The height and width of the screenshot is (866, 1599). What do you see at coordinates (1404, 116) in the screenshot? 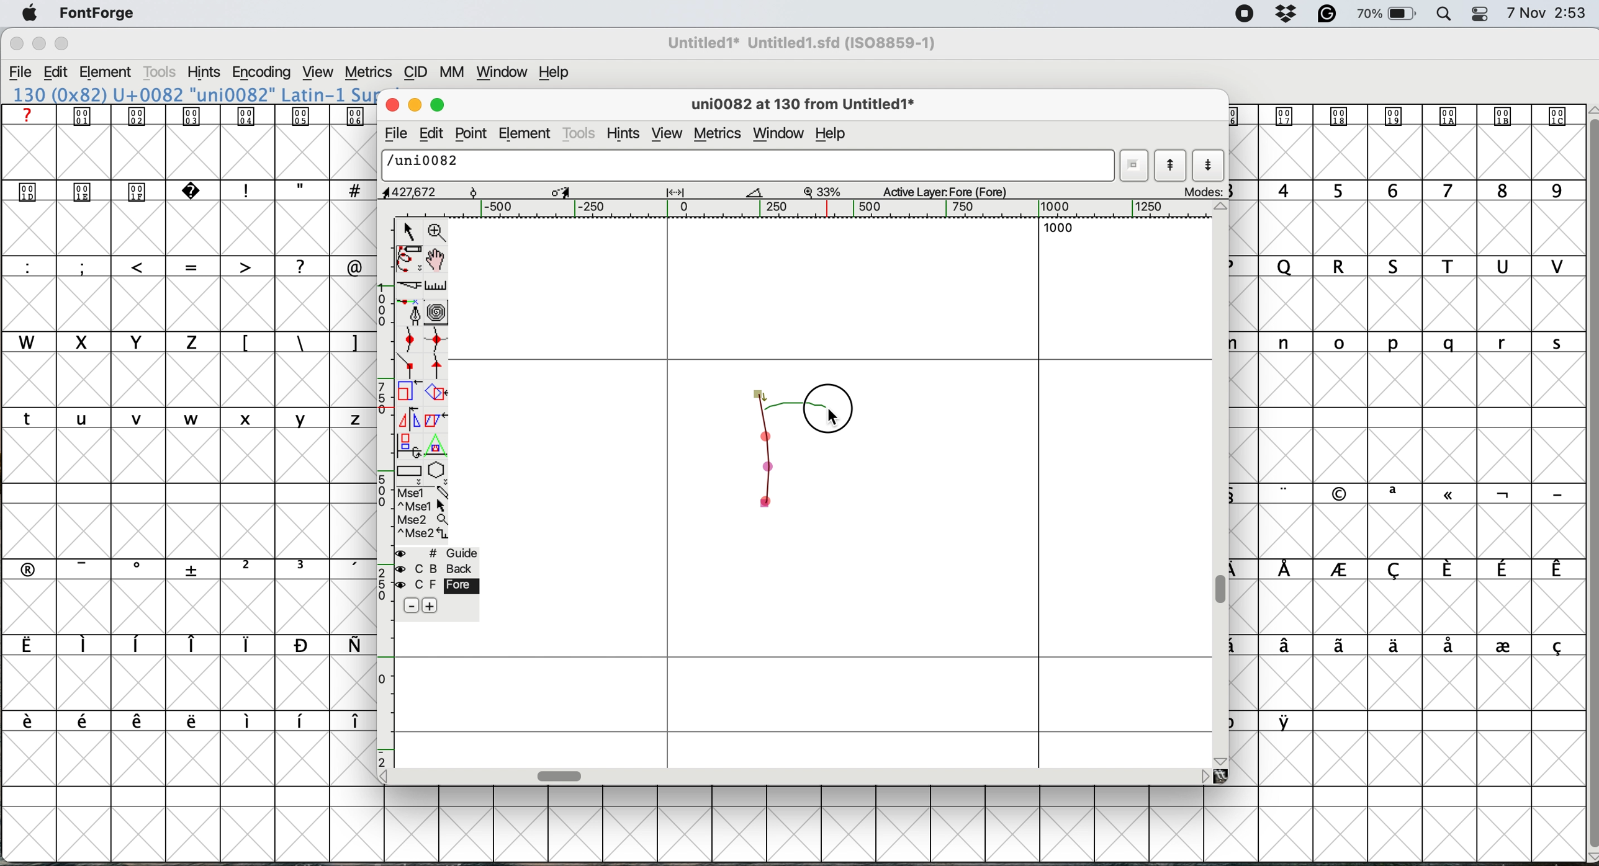
I see `special icons` at bounding box center [1404, 116].